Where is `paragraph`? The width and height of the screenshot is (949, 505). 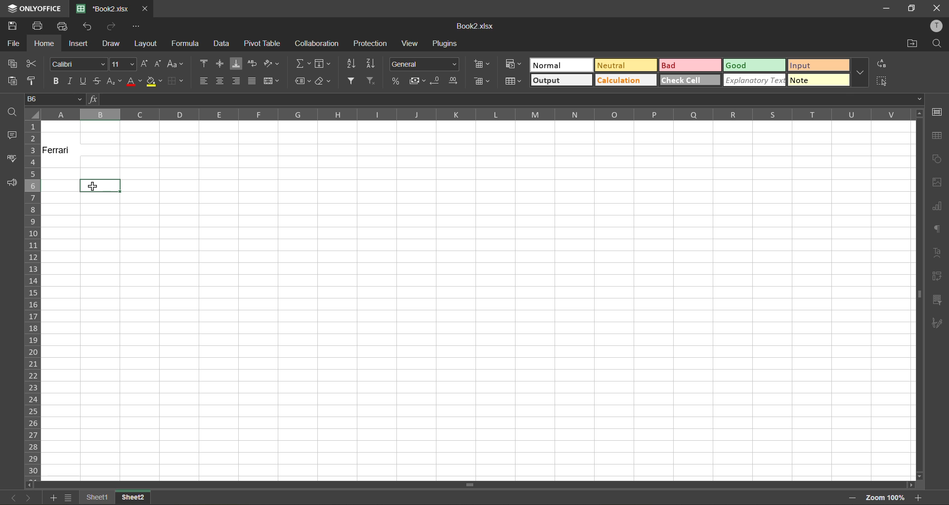 paragraph is located at coordinates (938, 230).